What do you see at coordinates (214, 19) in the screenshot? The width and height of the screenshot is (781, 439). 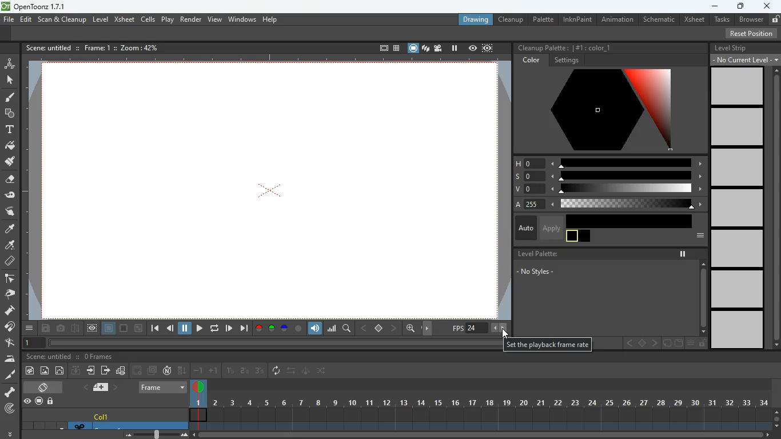 I see `view` at bounding box center [214, 19].